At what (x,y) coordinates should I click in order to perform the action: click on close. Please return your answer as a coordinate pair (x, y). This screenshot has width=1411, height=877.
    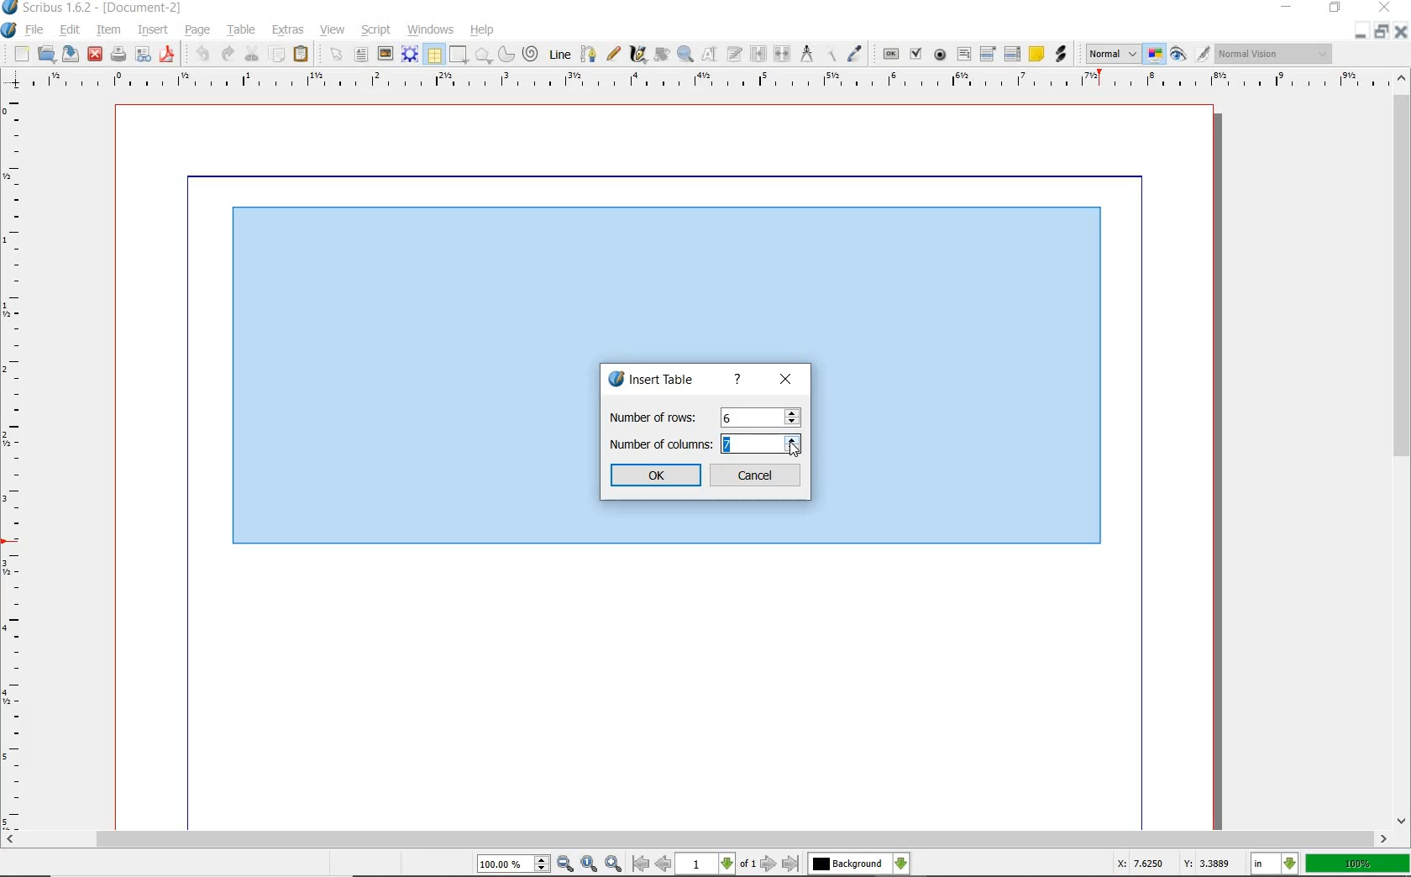
    Looking at the image, I should click on (94, 55).